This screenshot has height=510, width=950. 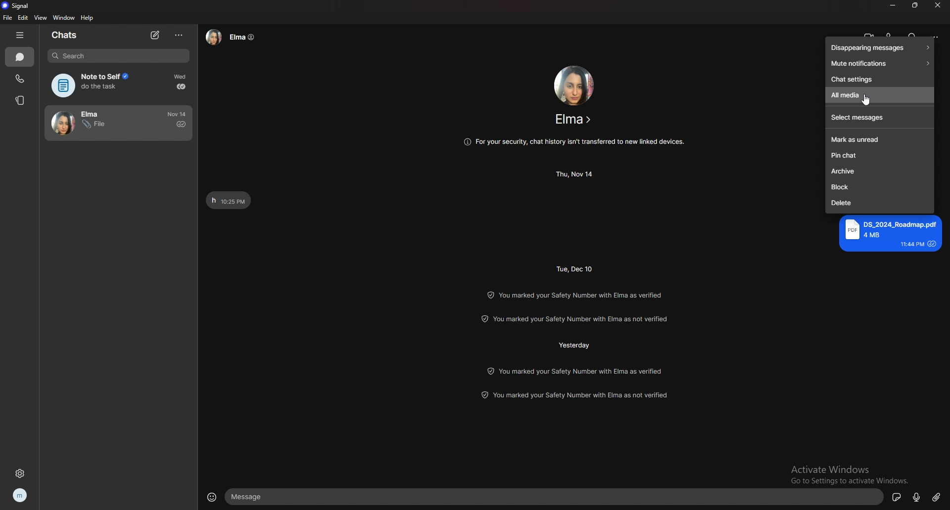 What do you see at coordinates (7, 18) in the screenshot?
I see `file` at bounding box center [7, 18].